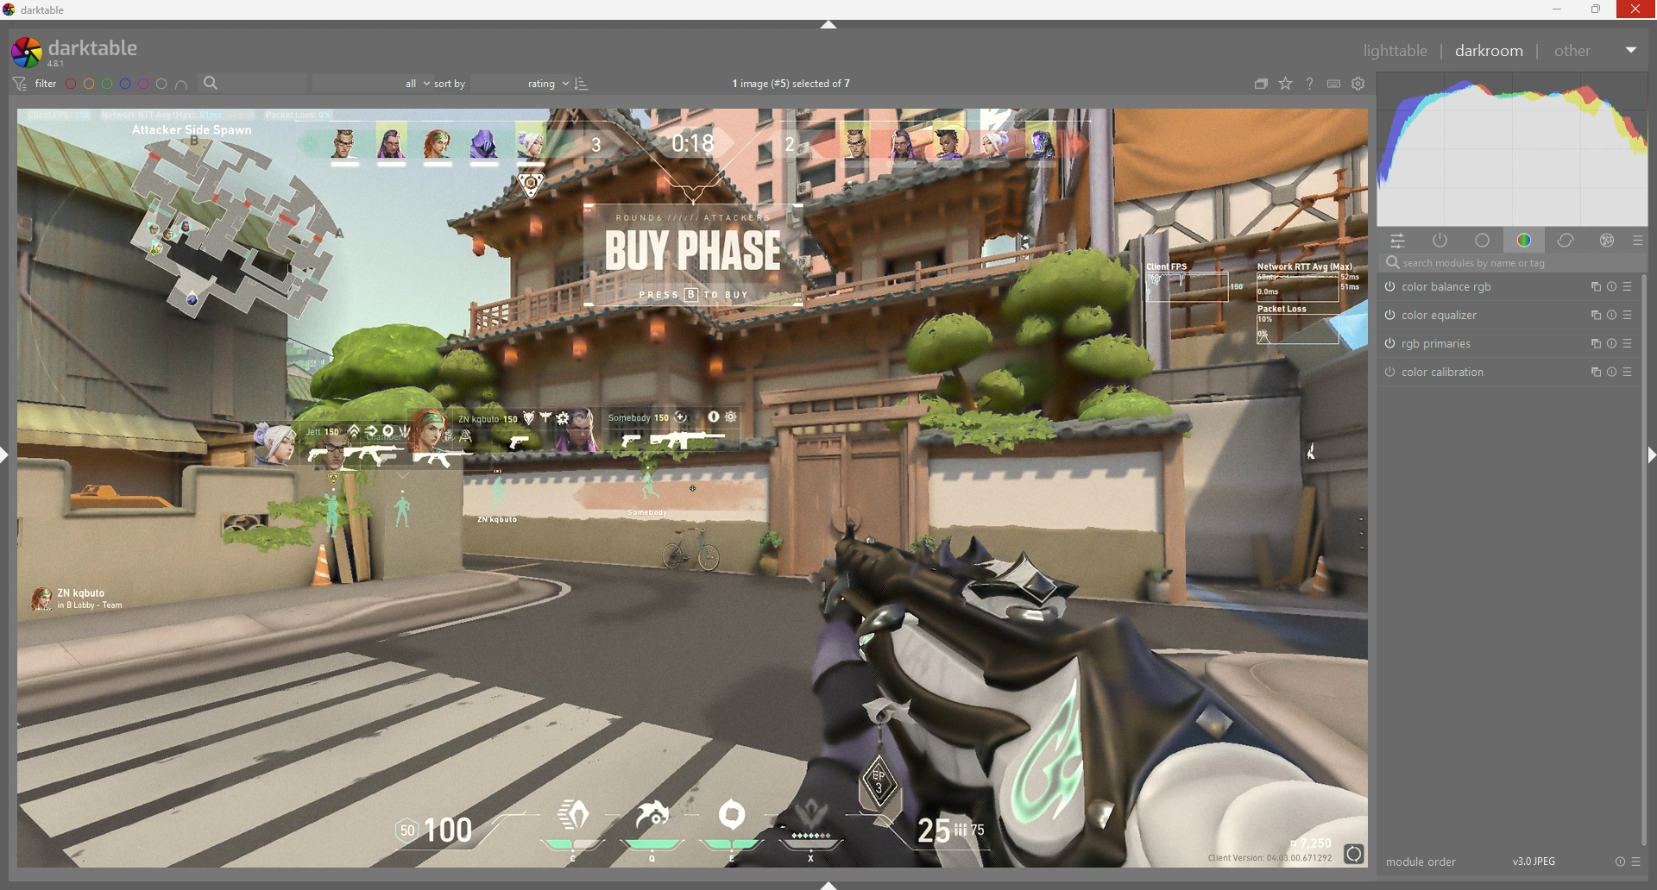  What do you see at coordinates (1396, 50) in the screenshot?
I see `lighttable` at bounding box center [1396, 50].